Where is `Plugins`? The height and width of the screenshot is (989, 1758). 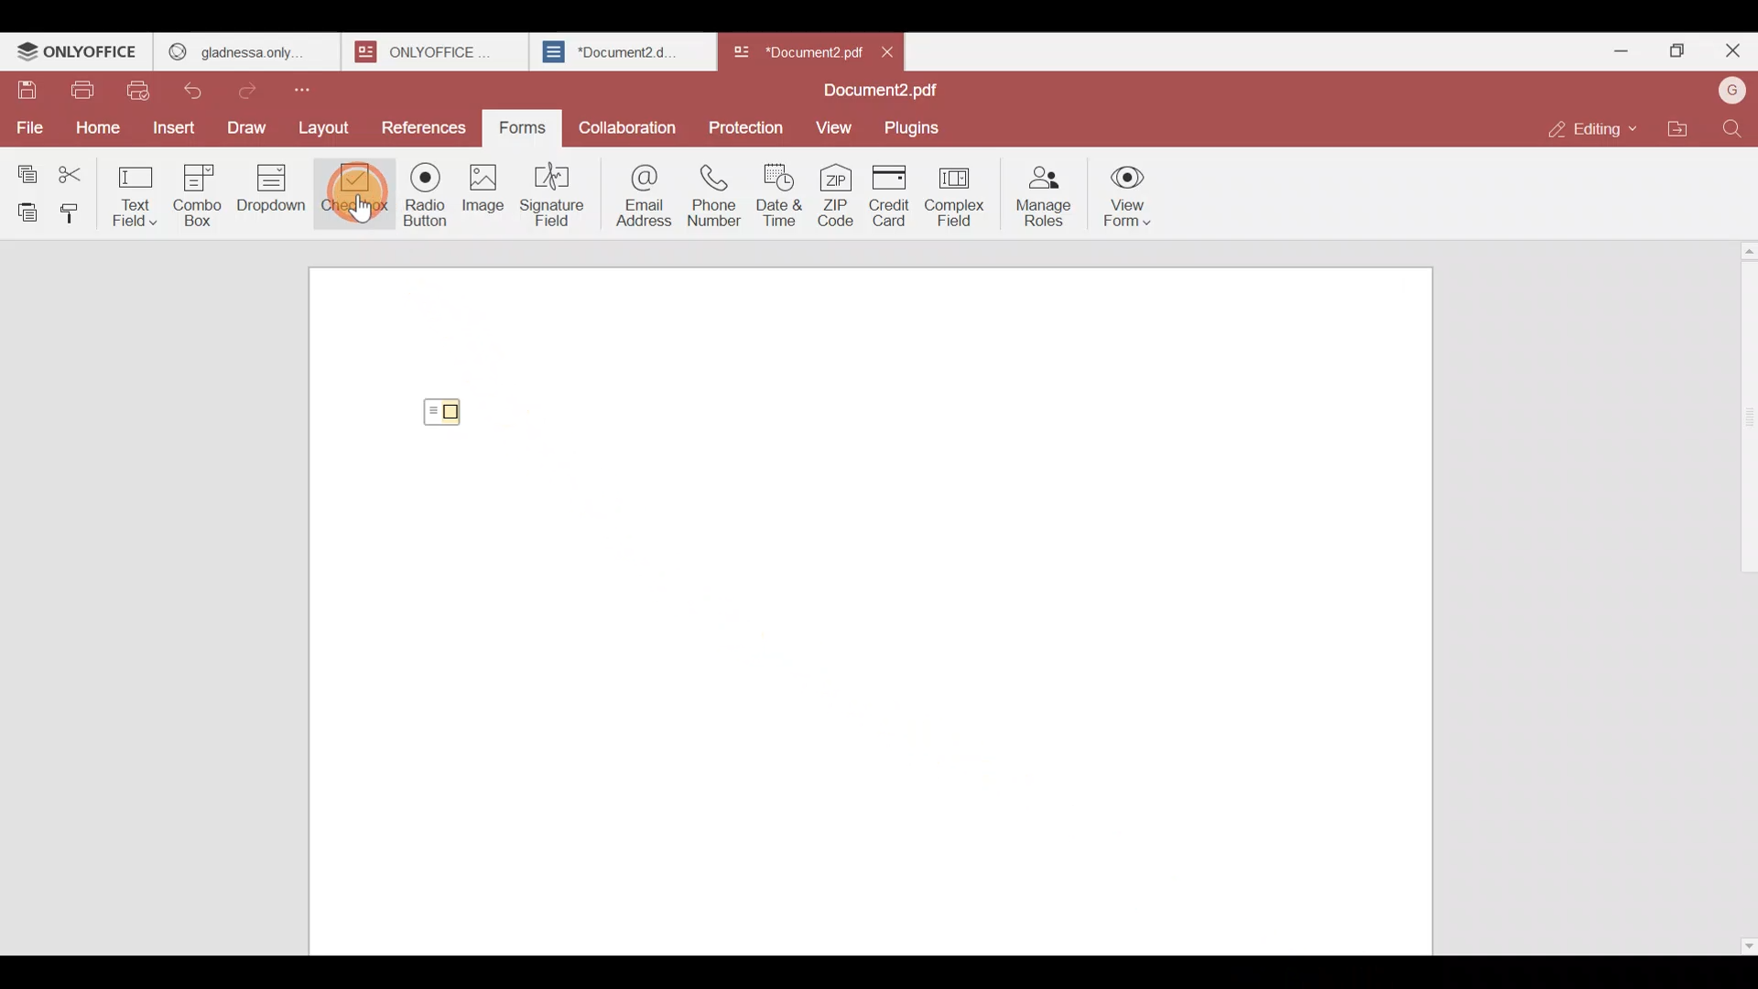
Plugins is located at coordinates (919, 128).